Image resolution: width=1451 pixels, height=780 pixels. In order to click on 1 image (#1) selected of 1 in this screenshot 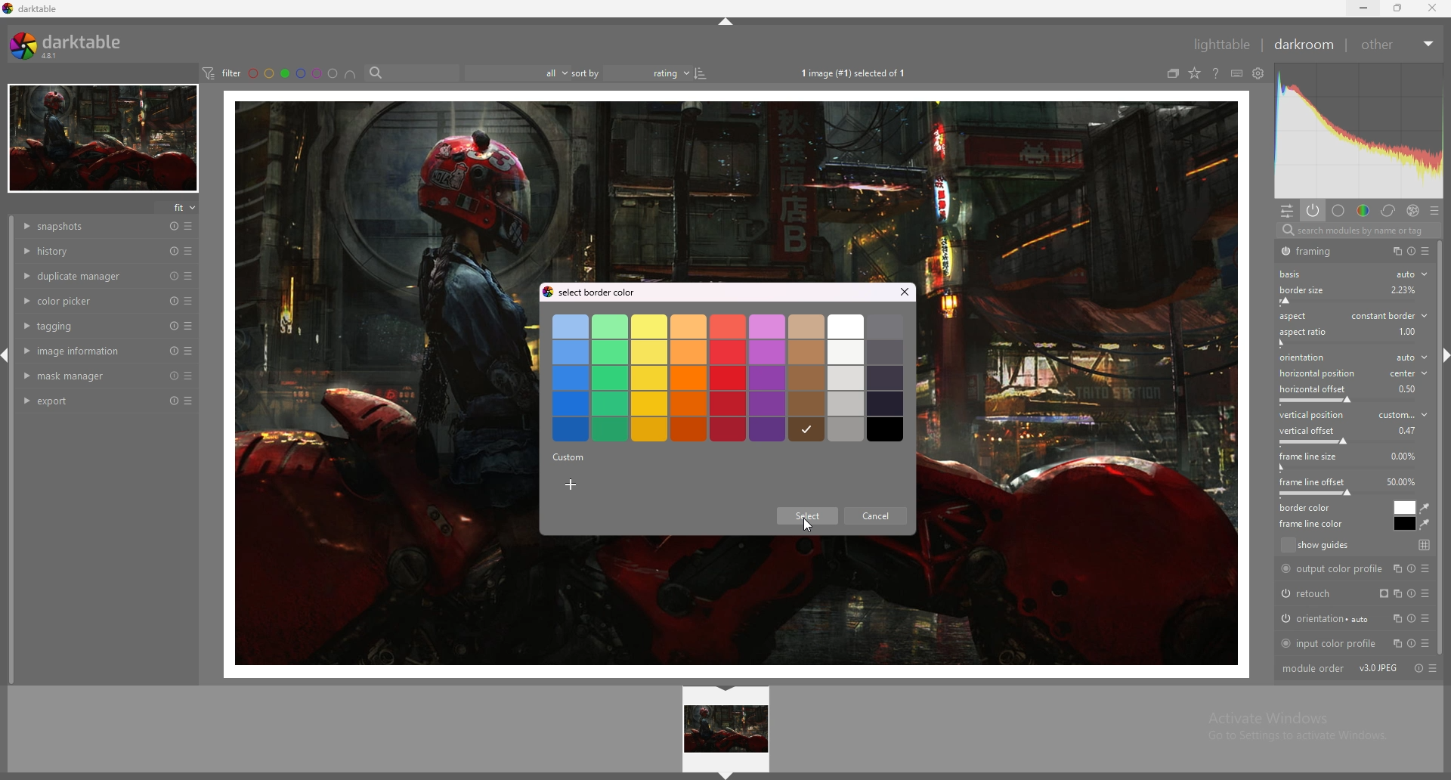, I will do `click(859, 74)`.